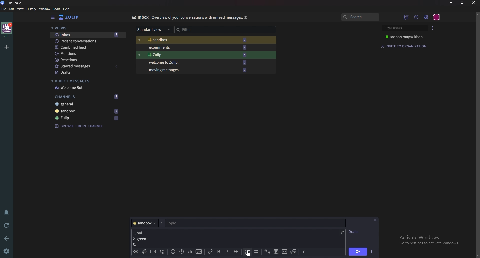 This screenshot has height=258, width=480. I want to click on number list, so click(247, 251).